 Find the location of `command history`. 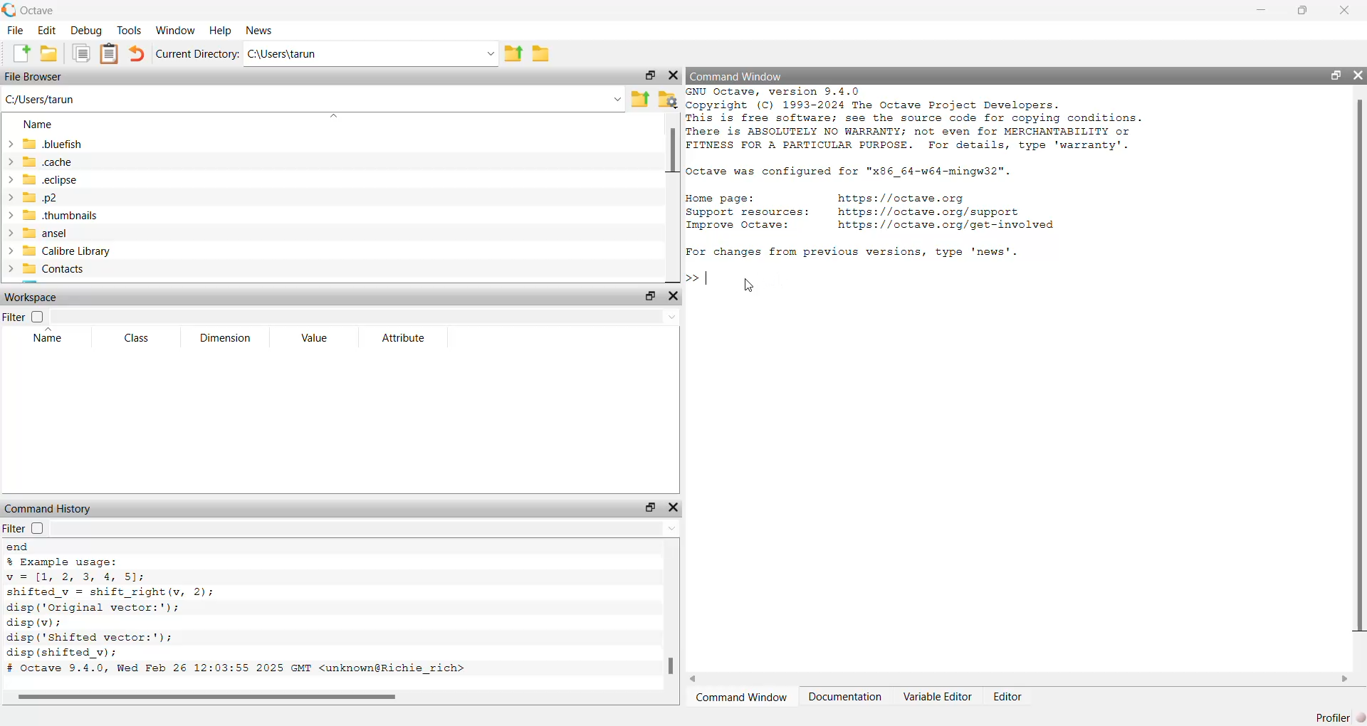

command history is located at coordinates (47, 508).